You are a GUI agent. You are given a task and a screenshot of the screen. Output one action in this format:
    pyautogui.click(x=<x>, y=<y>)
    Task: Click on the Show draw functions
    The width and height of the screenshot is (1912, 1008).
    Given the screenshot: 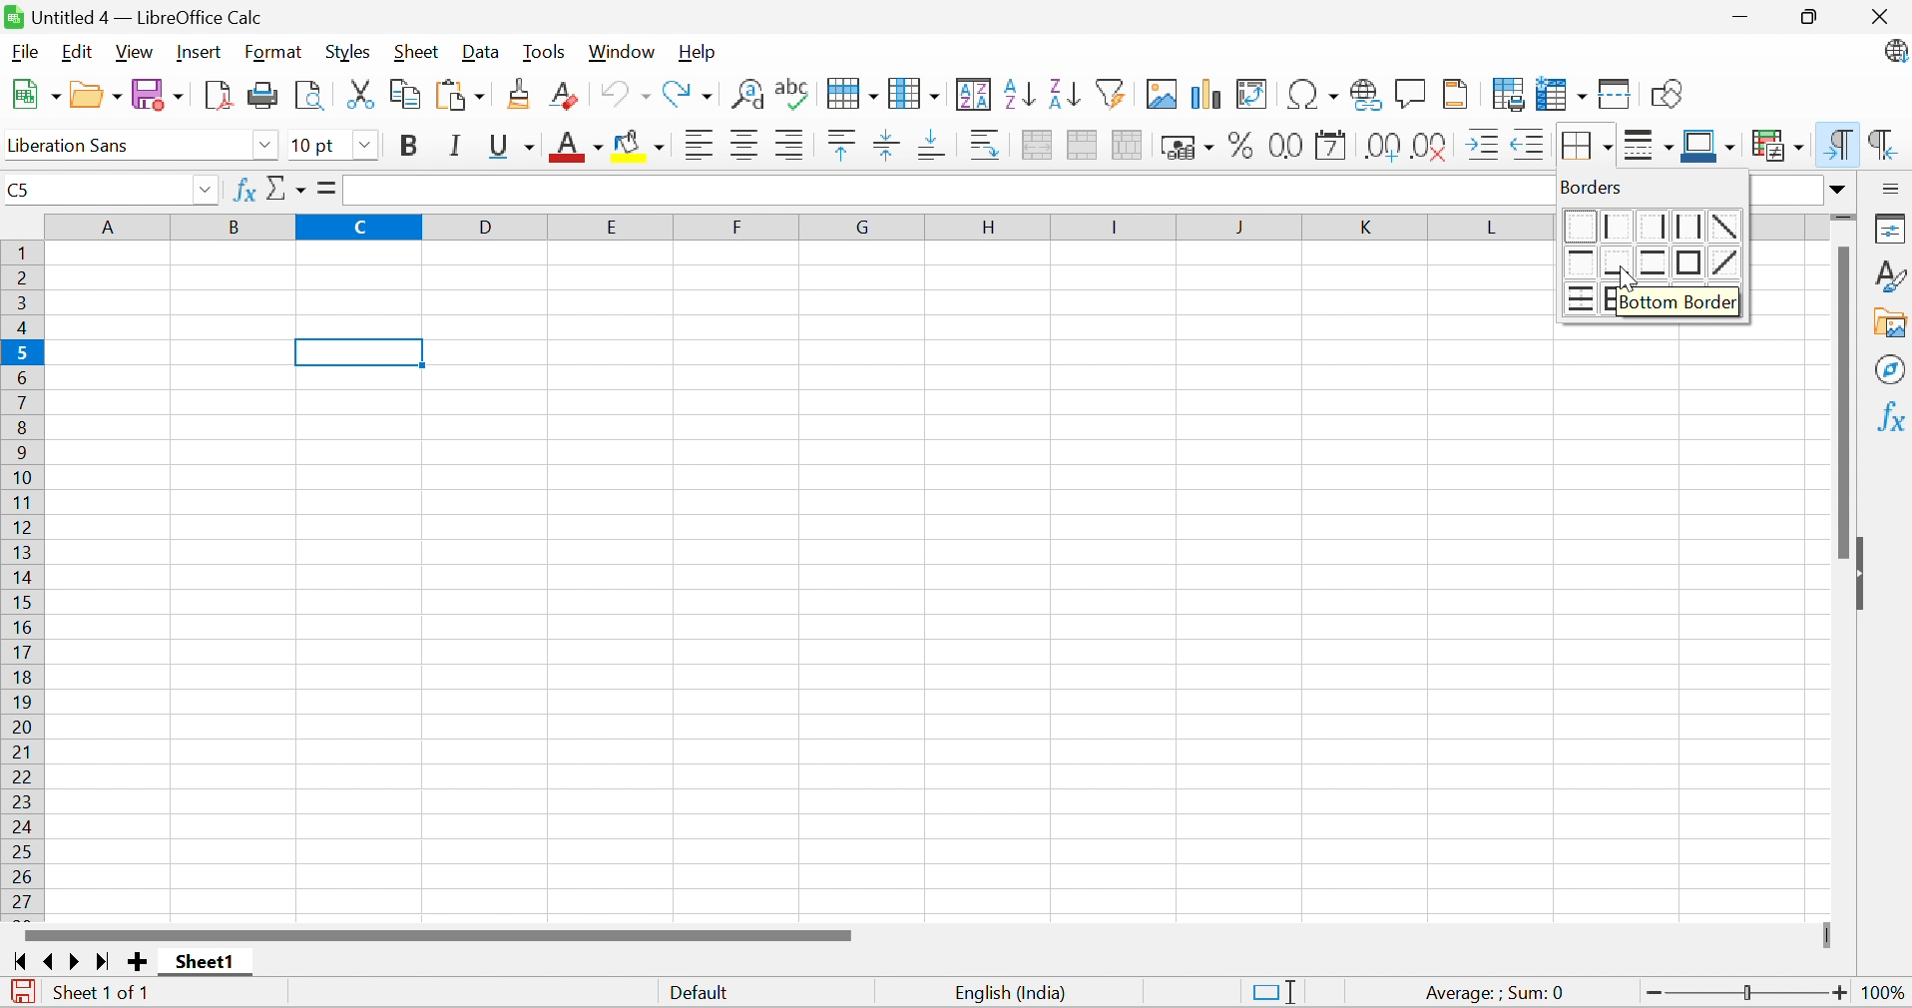 What is the action you would take?
    pyautogui.click(x=1670, y=93)
    